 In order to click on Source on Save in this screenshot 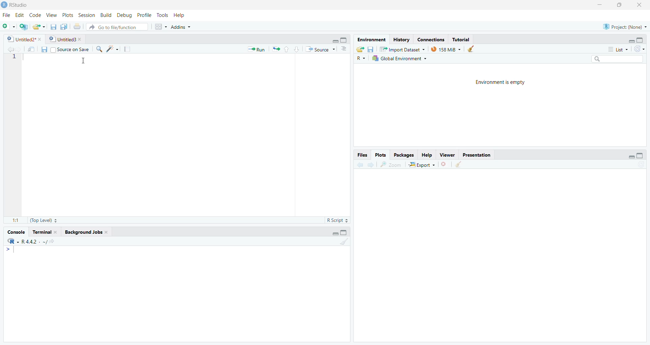, I will do `click(71, 49)`.